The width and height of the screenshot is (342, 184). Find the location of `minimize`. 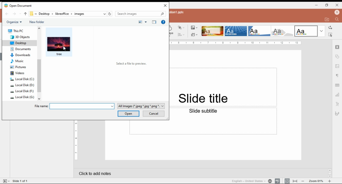

minimize is located at coordinates (317, 5).